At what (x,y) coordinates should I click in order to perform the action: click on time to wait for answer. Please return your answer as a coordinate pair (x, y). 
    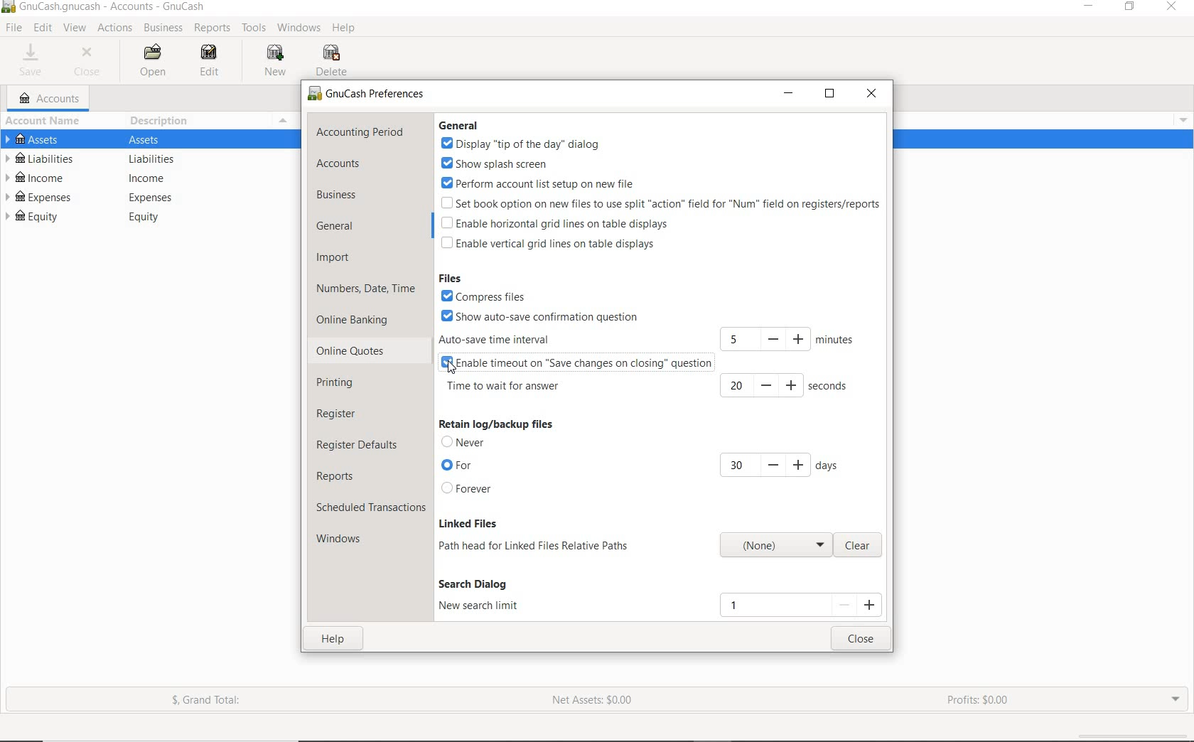
    Looking at the image, I should click on (504, 387).